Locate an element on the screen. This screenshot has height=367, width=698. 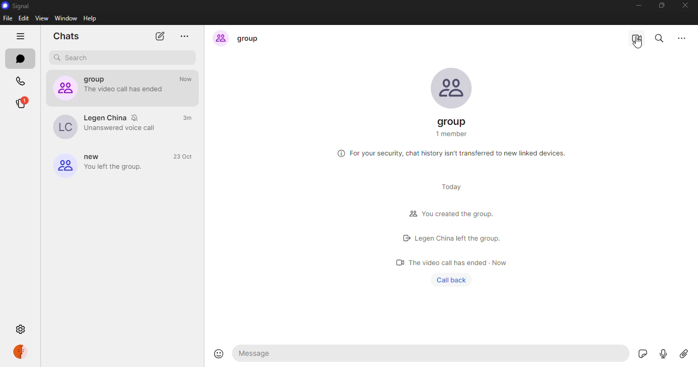
logo is located at coordinates (410, 214).